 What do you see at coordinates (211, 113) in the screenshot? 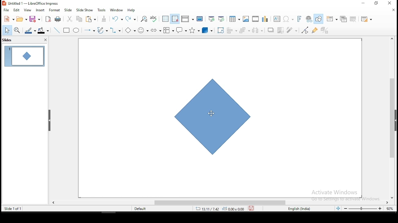
I see `Cursor` at bounding box center [211, 113].